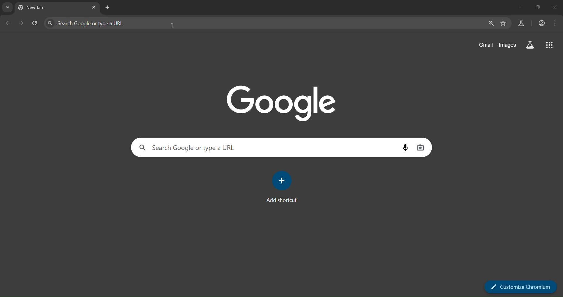 This screenshot has height=297, width=563. I want to click on gmail, so click(486, 44).